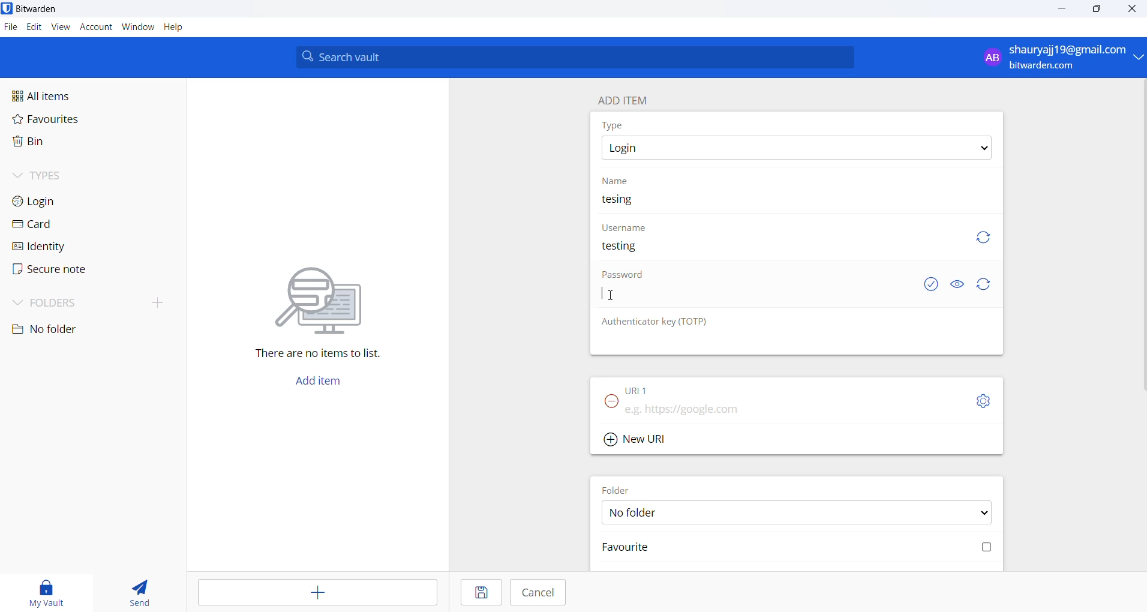 The height and width of the screenshot is (612, 1147). I want to click on edit, so click(34, 28).